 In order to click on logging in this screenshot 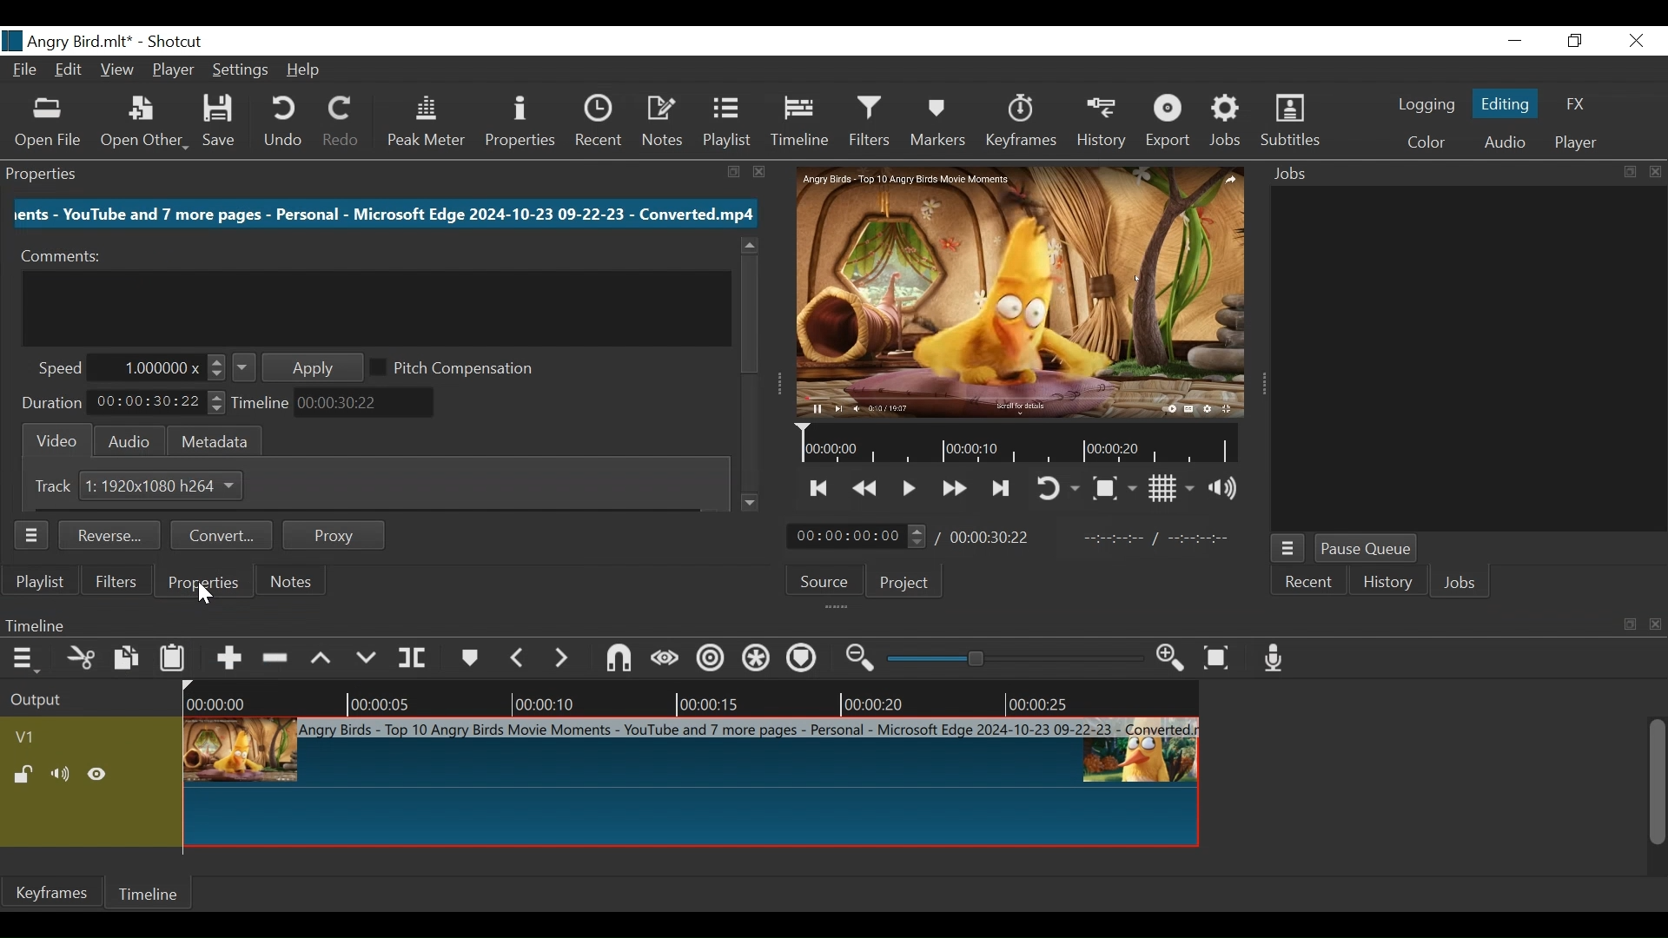, I will do `click(1426, 106)`.